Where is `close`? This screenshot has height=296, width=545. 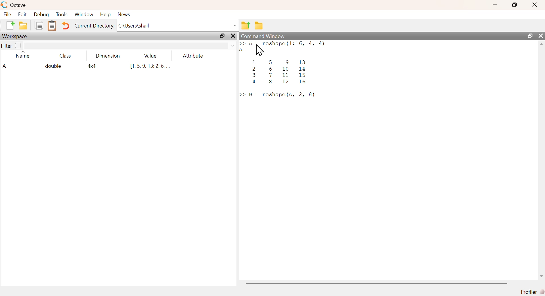 close is located at coordinates (234, 36).